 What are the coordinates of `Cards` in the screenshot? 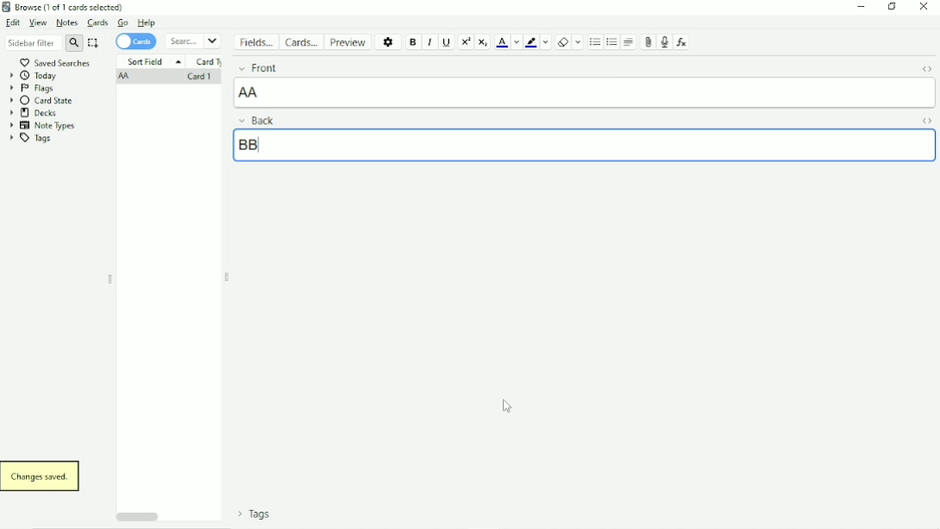 It's located at (99, 22).